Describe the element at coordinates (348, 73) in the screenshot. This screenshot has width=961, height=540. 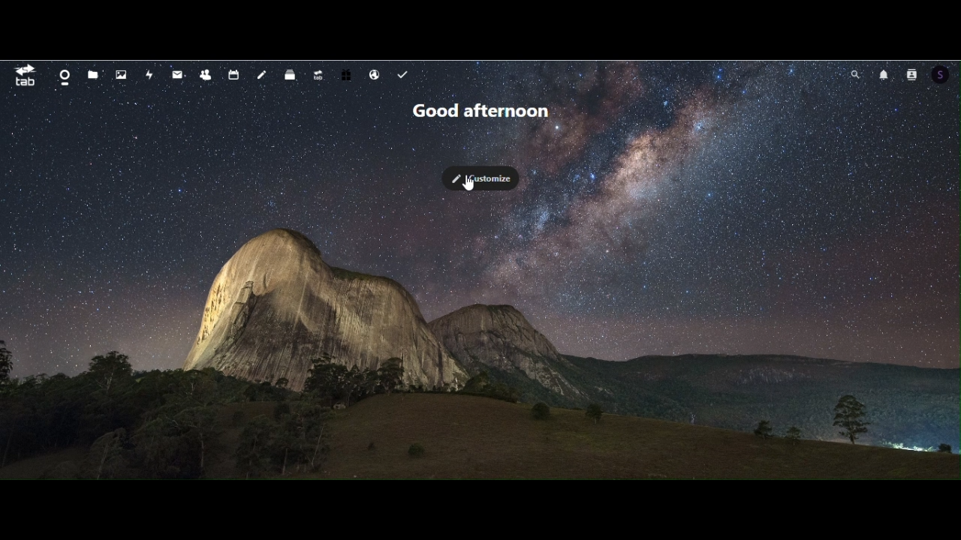
I see `free trail` at that location.